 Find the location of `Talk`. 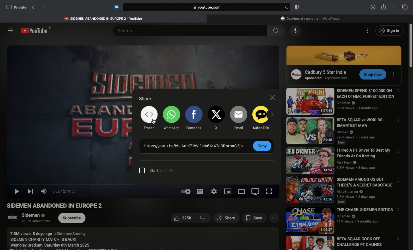

Talk is located at coordinates (258, 118).